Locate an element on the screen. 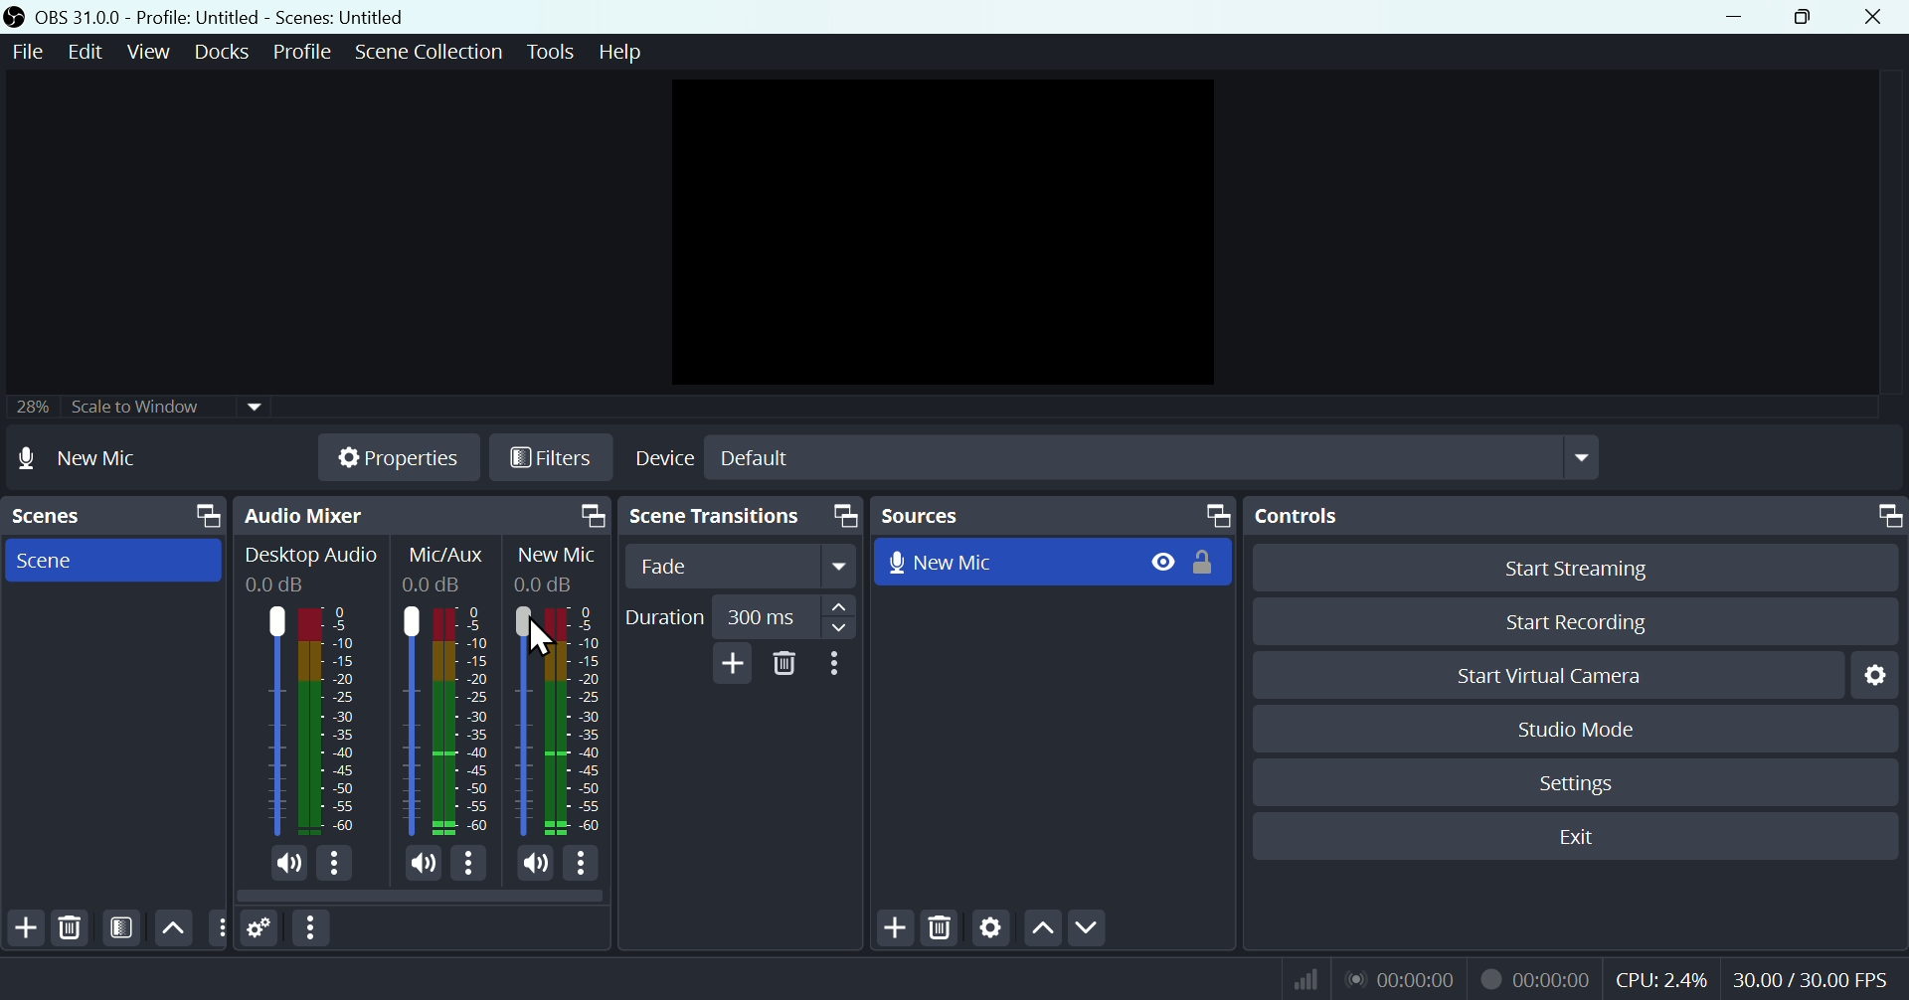 This screenshot has width=1909, height=1000. Down is located at coordinates (1087, 929).